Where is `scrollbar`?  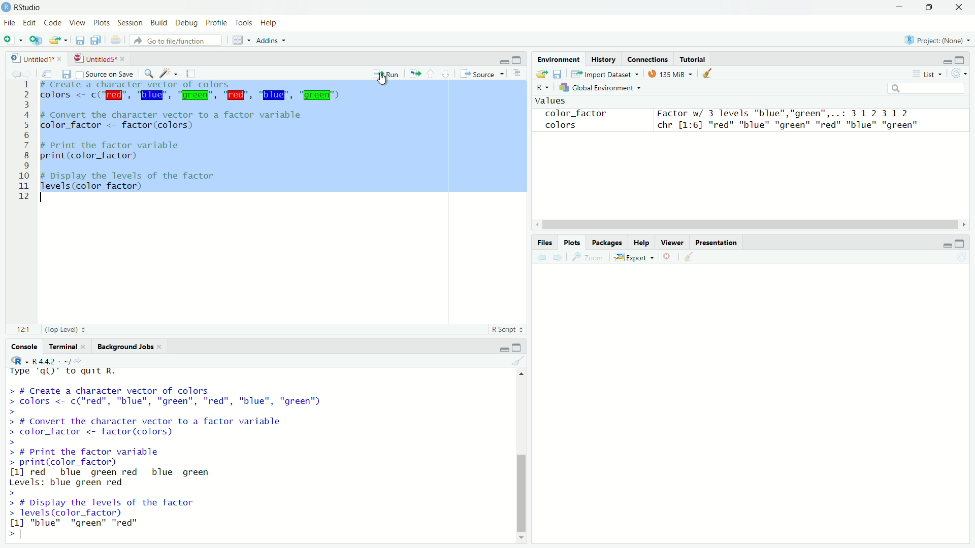
scrollbar is located at coordinates (749, 224).